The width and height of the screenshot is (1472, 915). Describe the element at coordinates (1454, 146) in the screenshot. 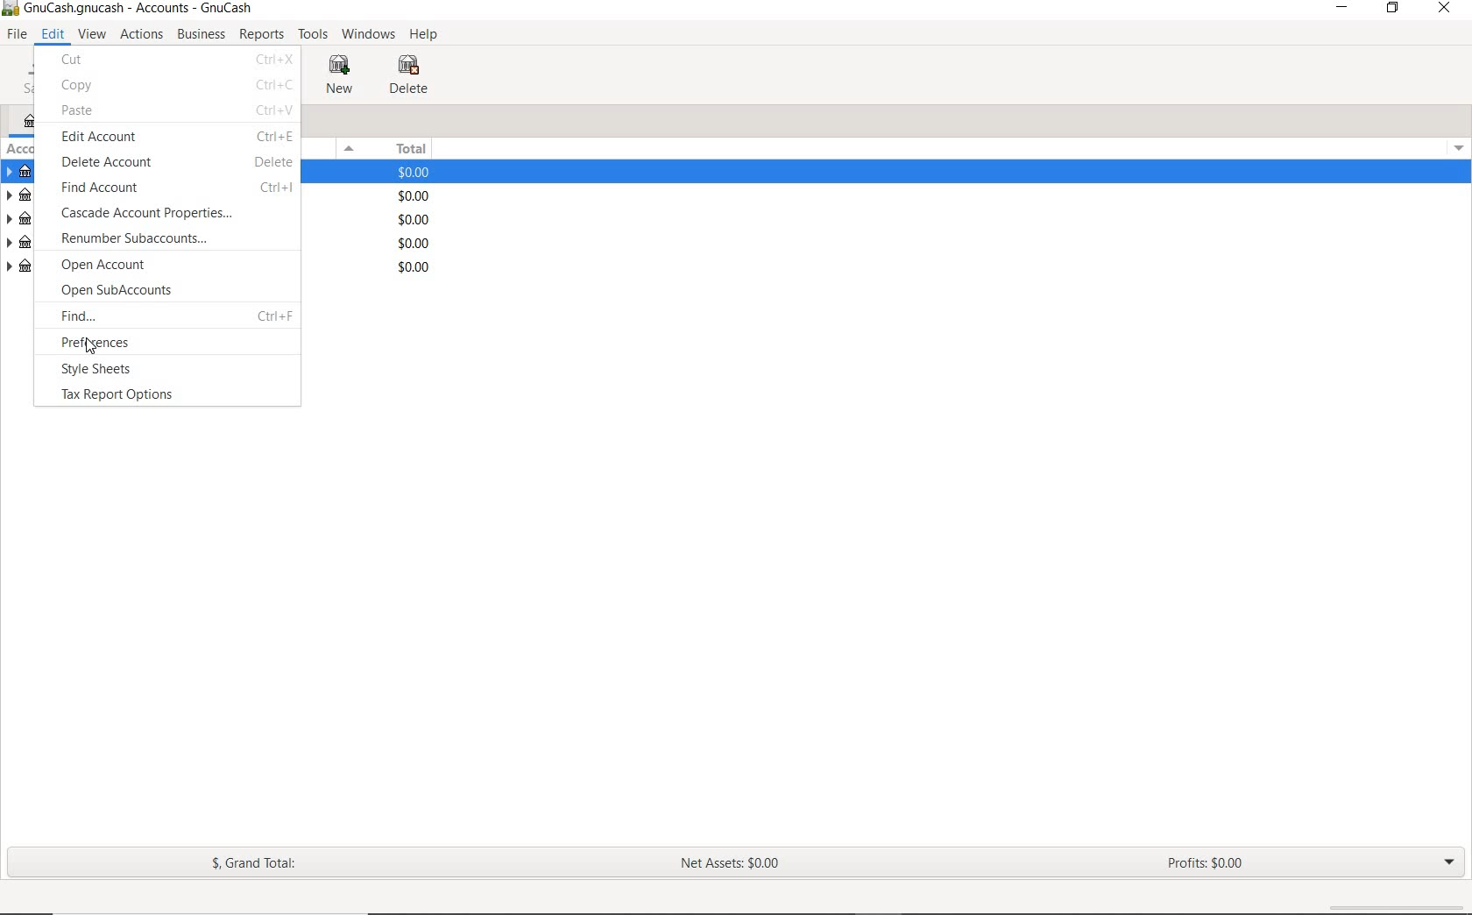

I see `Menu` at that location.